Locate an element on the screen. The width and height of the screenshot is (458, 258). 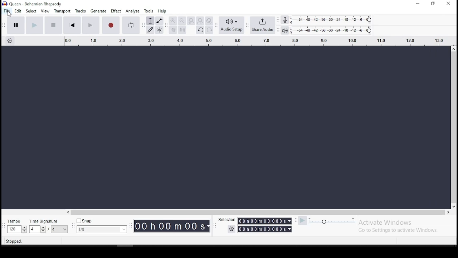
scroll bar is located at coordinates (455, 127).